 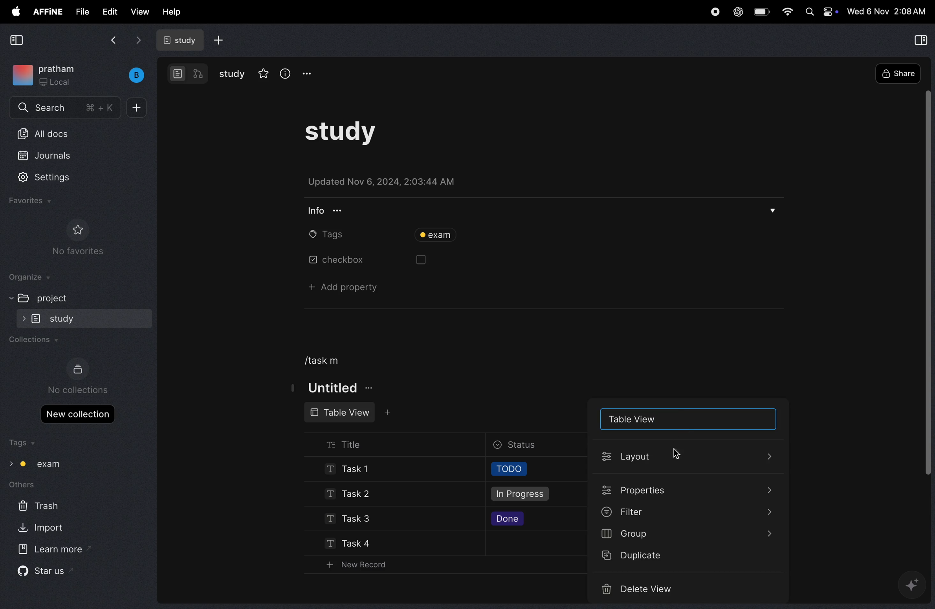 What do you see at coordinates (261, 73) in the screenshot?
I see `star` at bounding box center [261, 73].